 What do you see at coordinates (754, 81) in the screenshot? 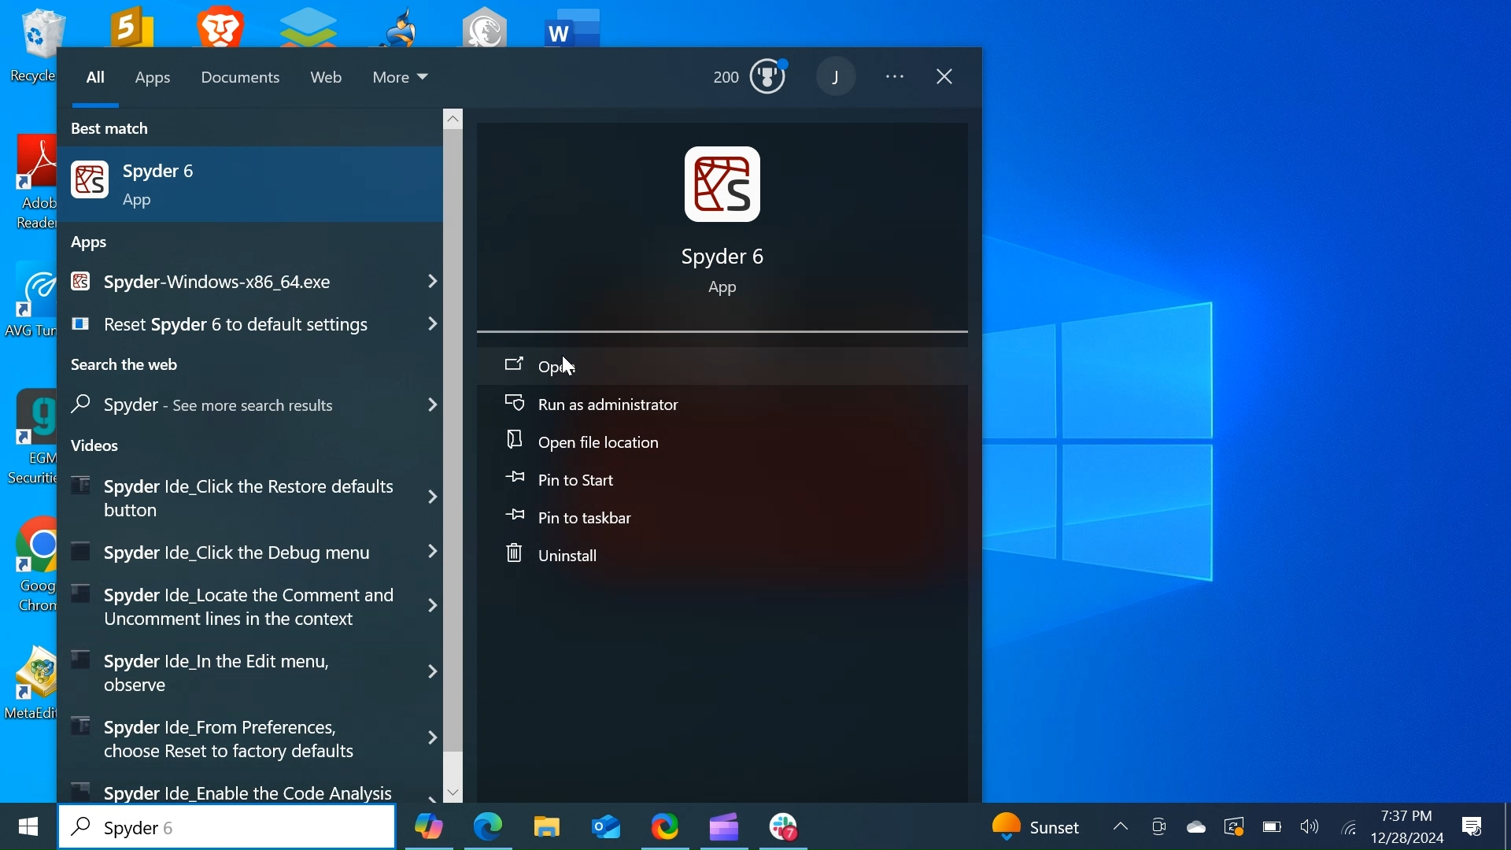
I see `Microsoft Reward` at bounding box center [754, 81].